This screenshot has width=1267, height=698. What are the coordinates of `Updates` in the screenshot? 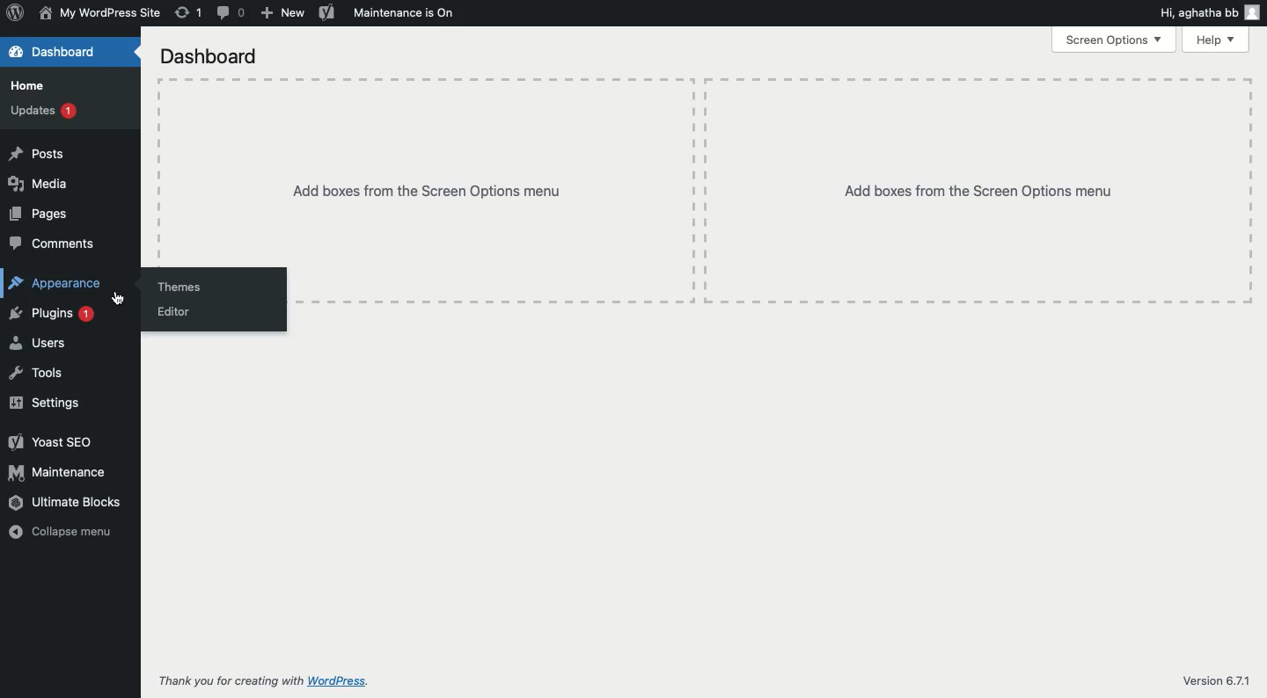 It's located at (46, 109).